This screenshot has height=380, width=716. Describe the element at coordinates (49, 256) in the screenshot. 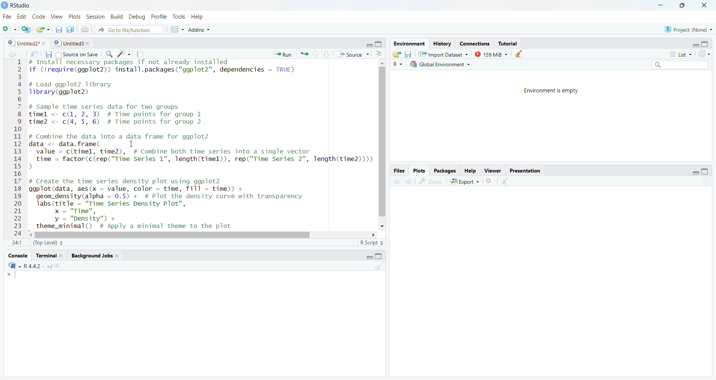

I see `Terminal` at that location.